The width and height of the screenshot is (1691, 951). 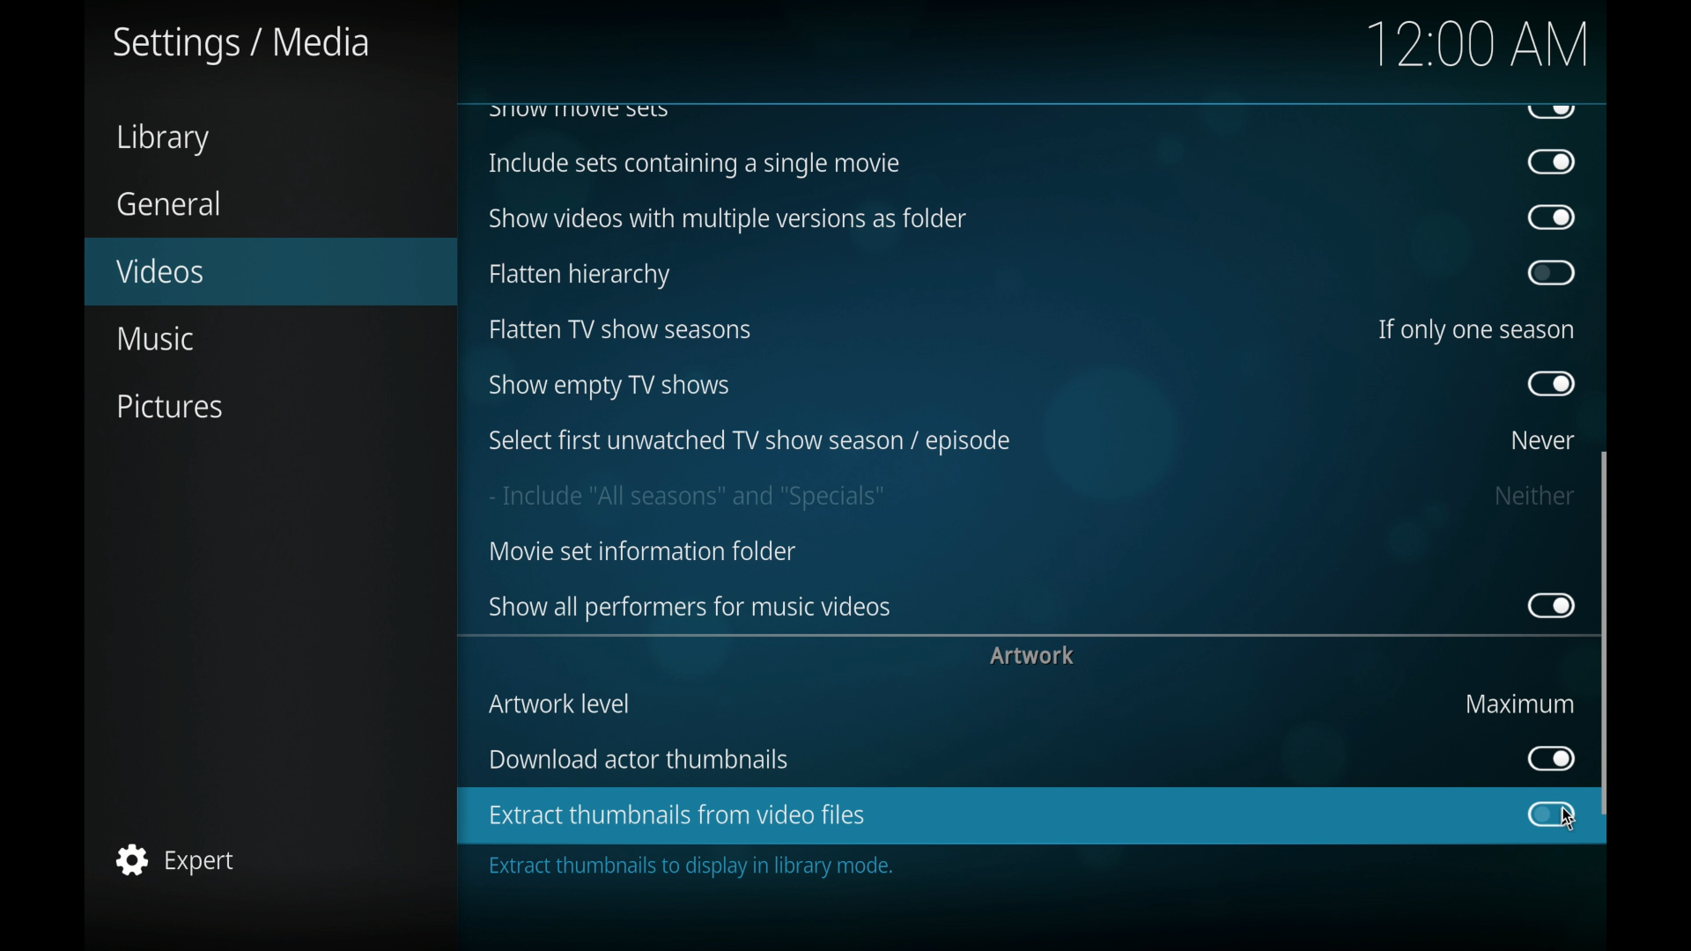 What do you see at coordinates (1569, 818) in the screenshot?
I see `cursor` at bounding box center [1569, 818].